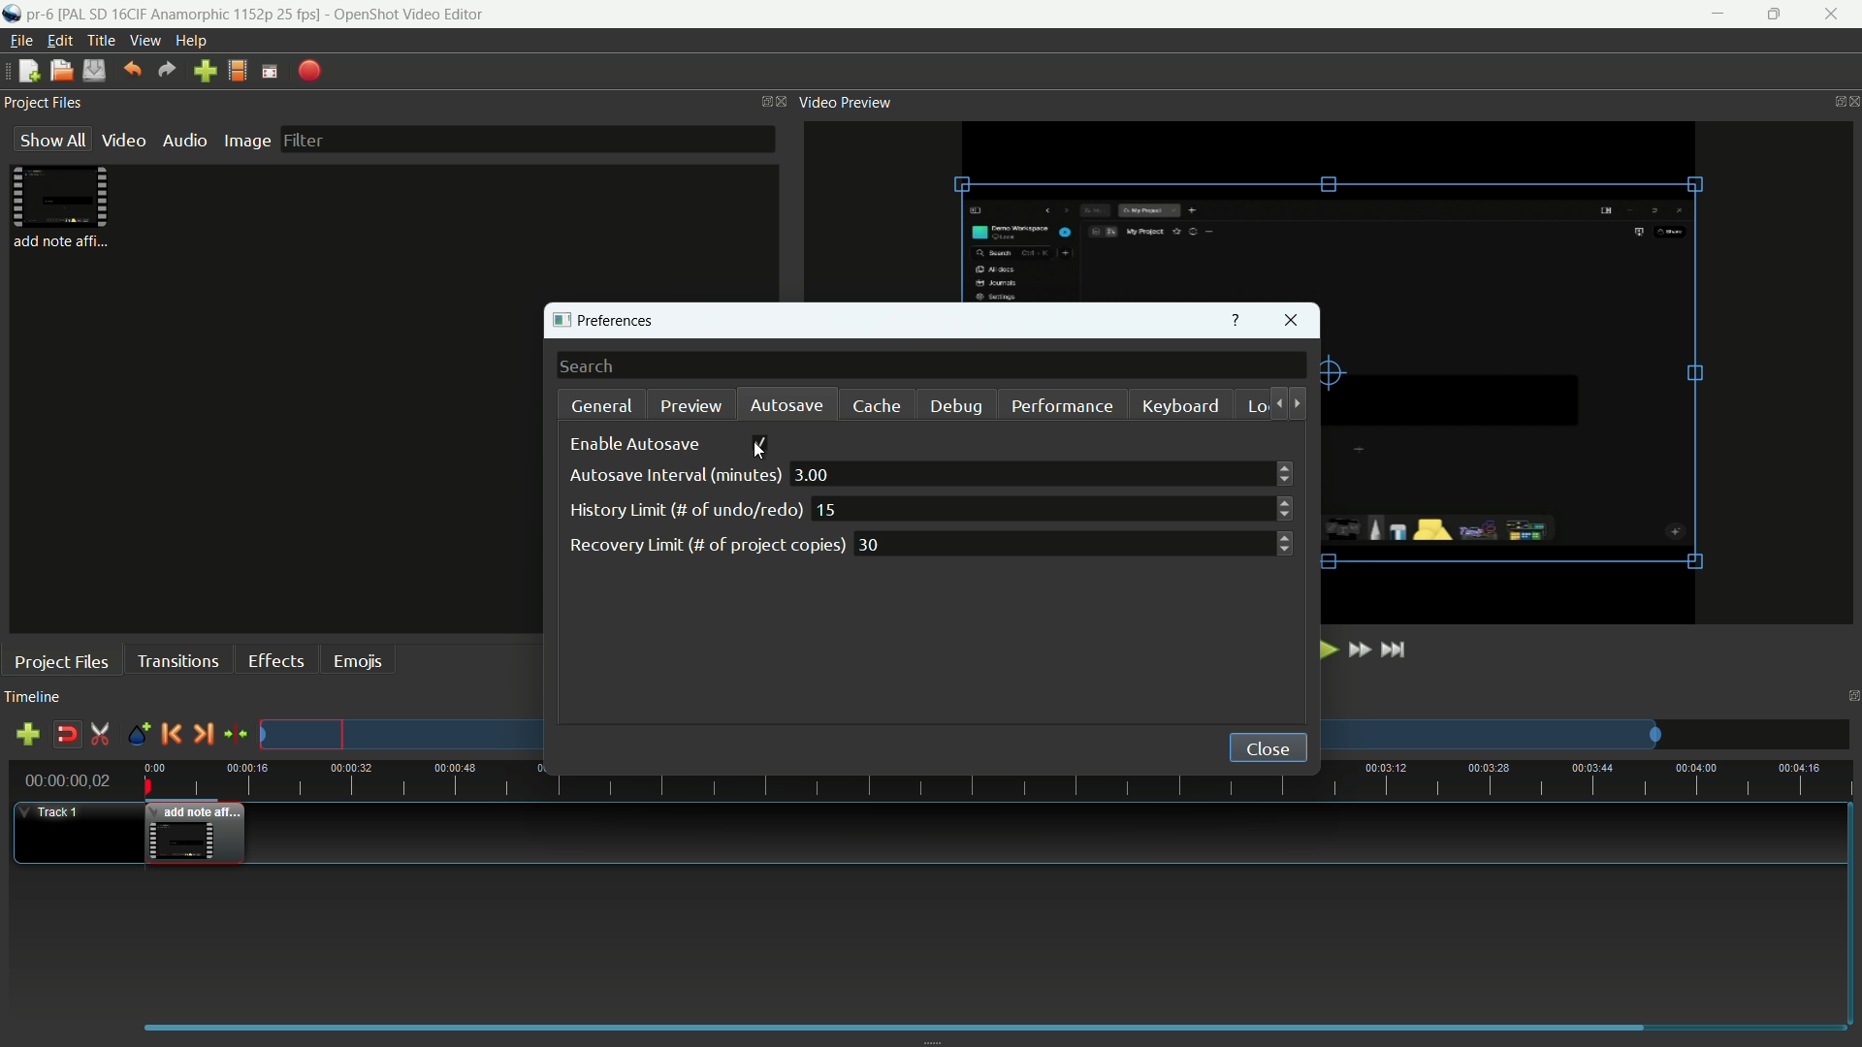 Image resolution: width=1862 pixels, height=1047 pixels. What do you see at coordinates (40, 15) in the screenshot?
I see `project name` at bounding box center [40, 15].